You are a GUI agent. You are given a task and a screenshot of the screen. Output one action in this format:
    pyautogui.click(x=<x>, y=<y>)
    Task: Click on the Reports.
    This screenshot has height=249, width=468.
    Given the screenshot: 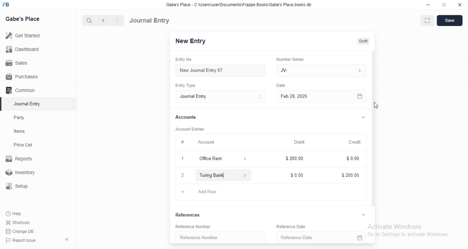 What is the action you would take?
    pyautogui.click(x=20, y=160)
    